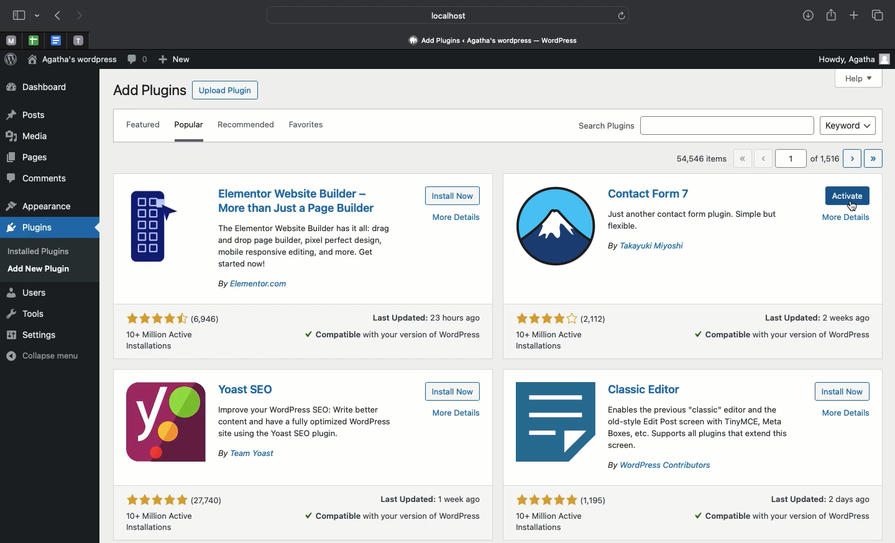  I want to click on Wordpress, so click(11, 60).